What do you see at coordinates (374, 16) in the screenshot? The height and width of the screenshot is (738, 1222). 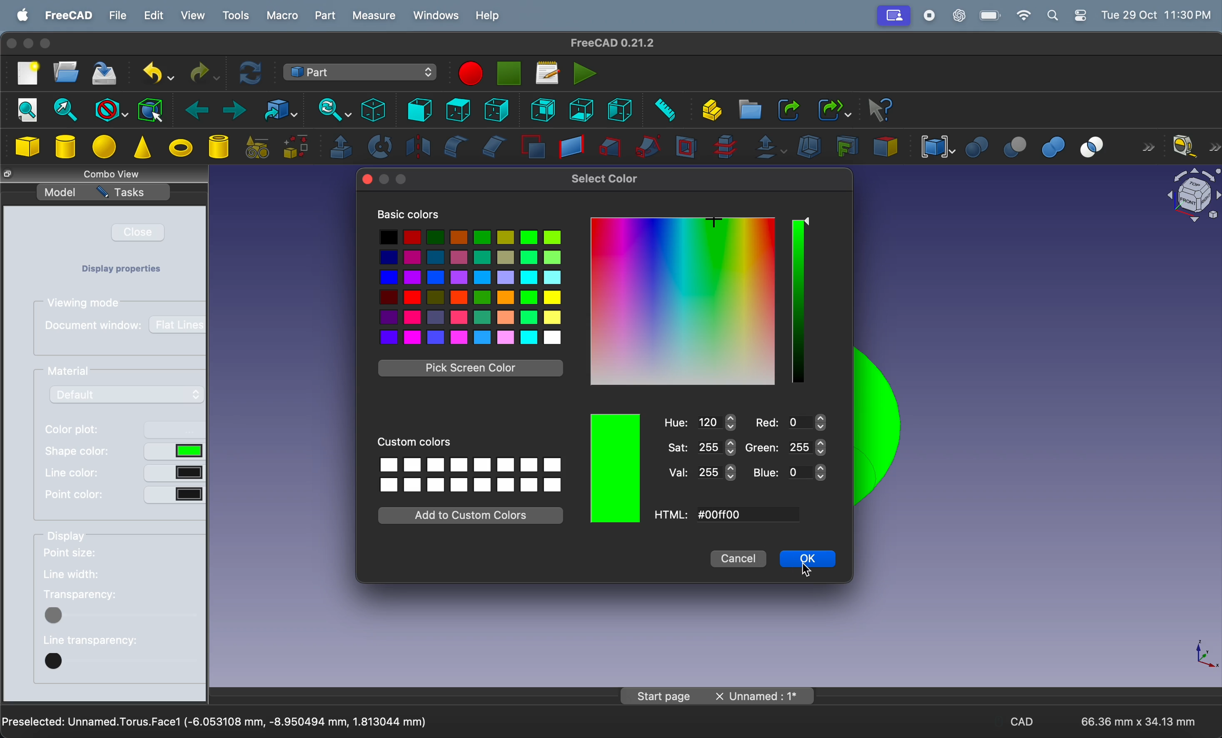 I see `measure` at bounding box center [374, 16].